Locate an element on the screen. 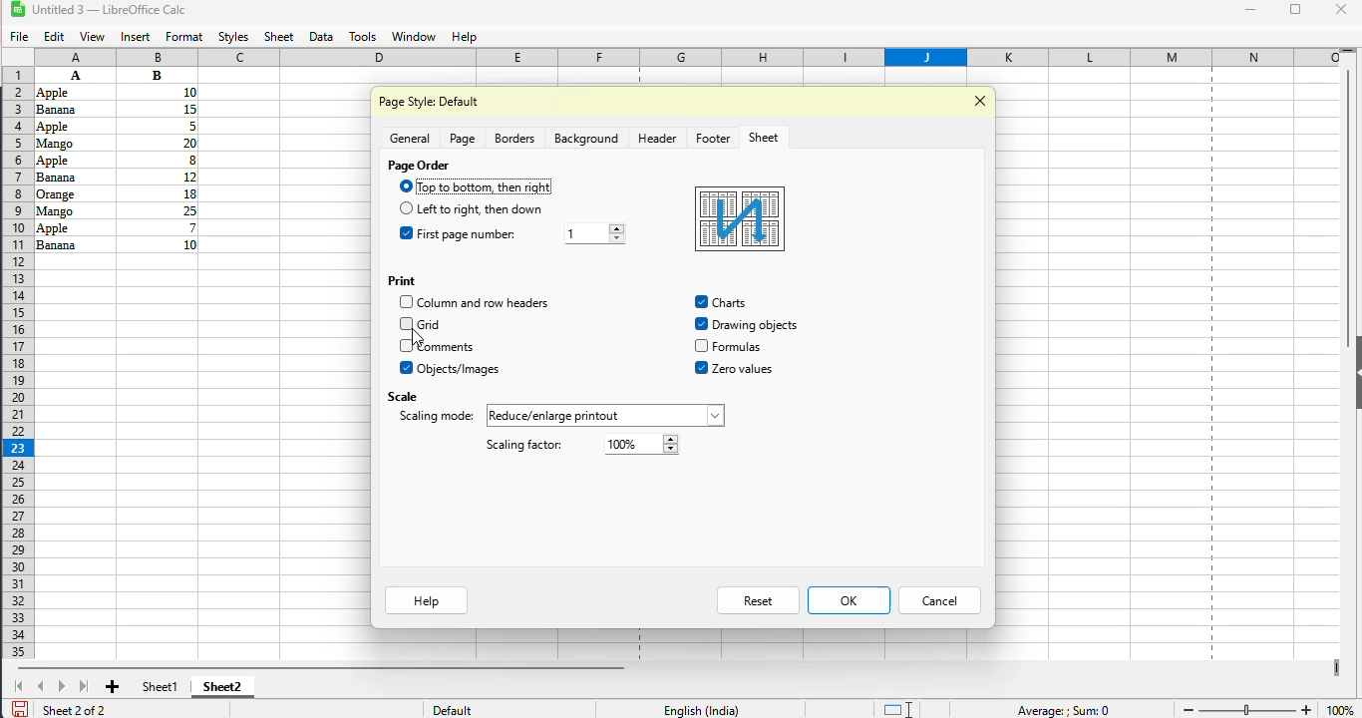  Untitled 3 -- (LibreOffice Calc) is located at coordinates (114, 11).